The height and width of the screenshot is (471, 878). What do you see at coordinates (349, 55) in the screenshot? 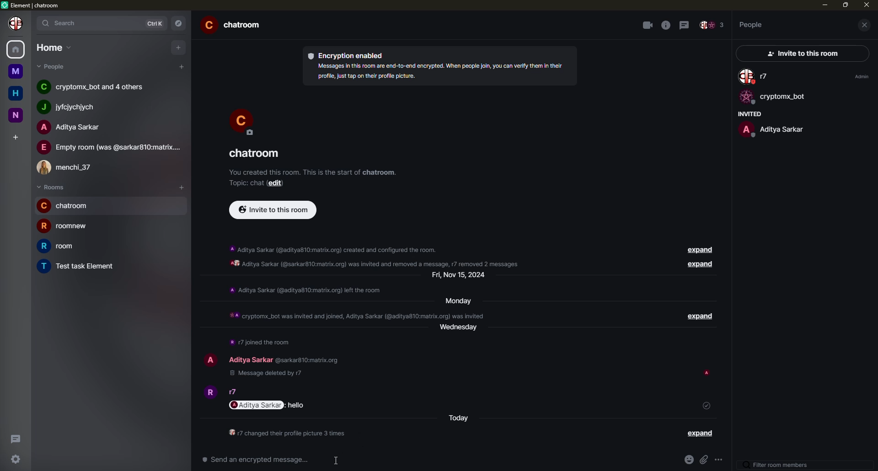
I see `encryption enabled` at bounding box center [349, 55].